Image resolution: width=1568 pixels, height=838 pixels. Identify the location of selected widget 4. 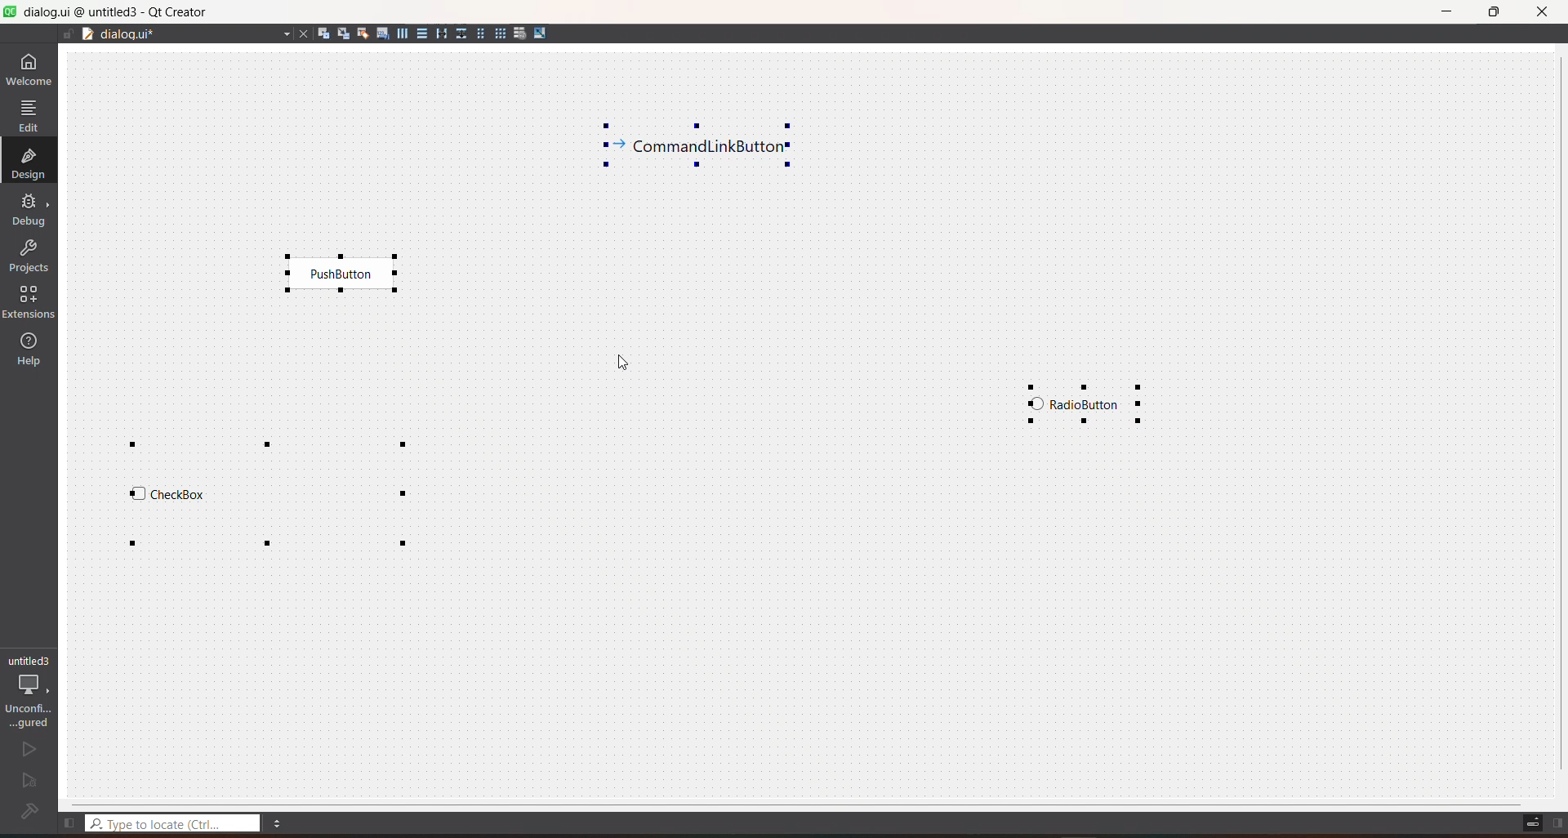
(715, 145).